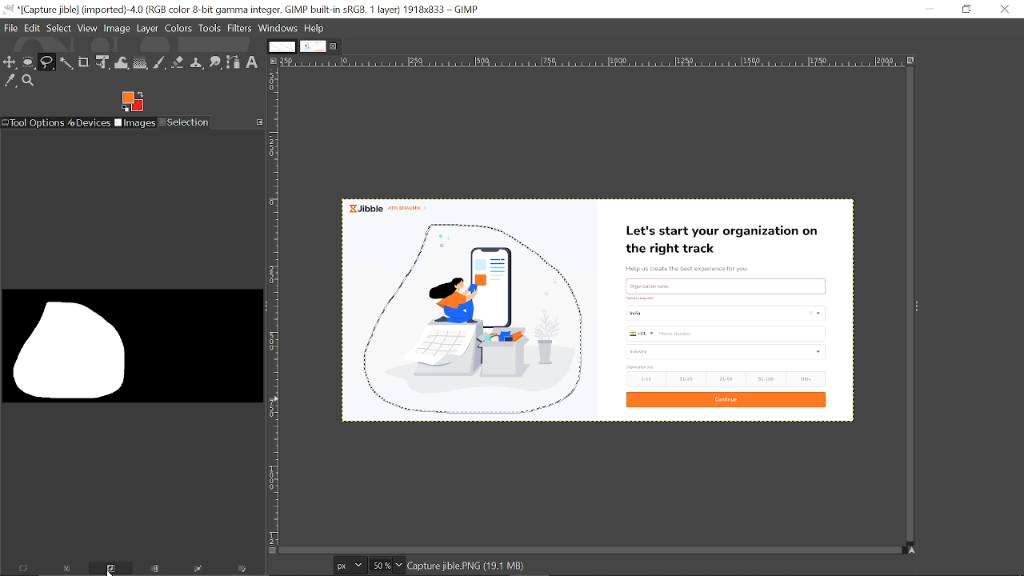  I want to click on Invert this selection, so click(104, 572).